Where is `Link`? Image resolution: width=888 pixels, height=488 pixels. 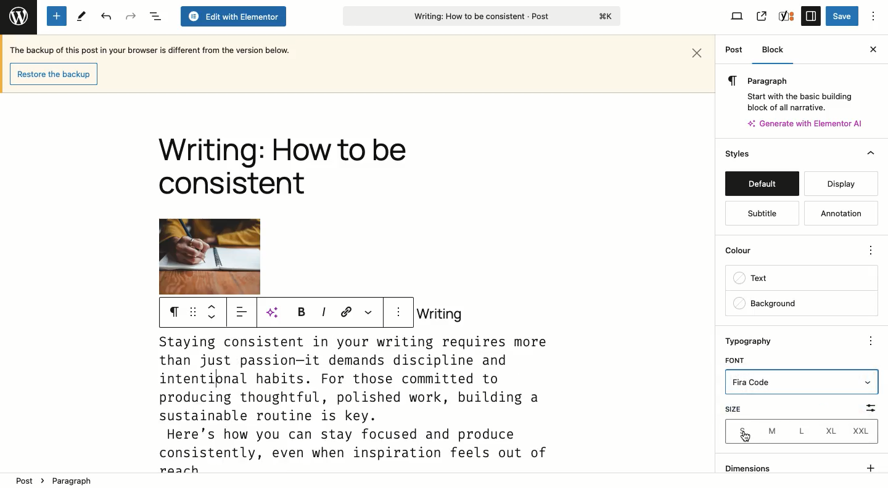
Link is located at coordinates (347, 311).